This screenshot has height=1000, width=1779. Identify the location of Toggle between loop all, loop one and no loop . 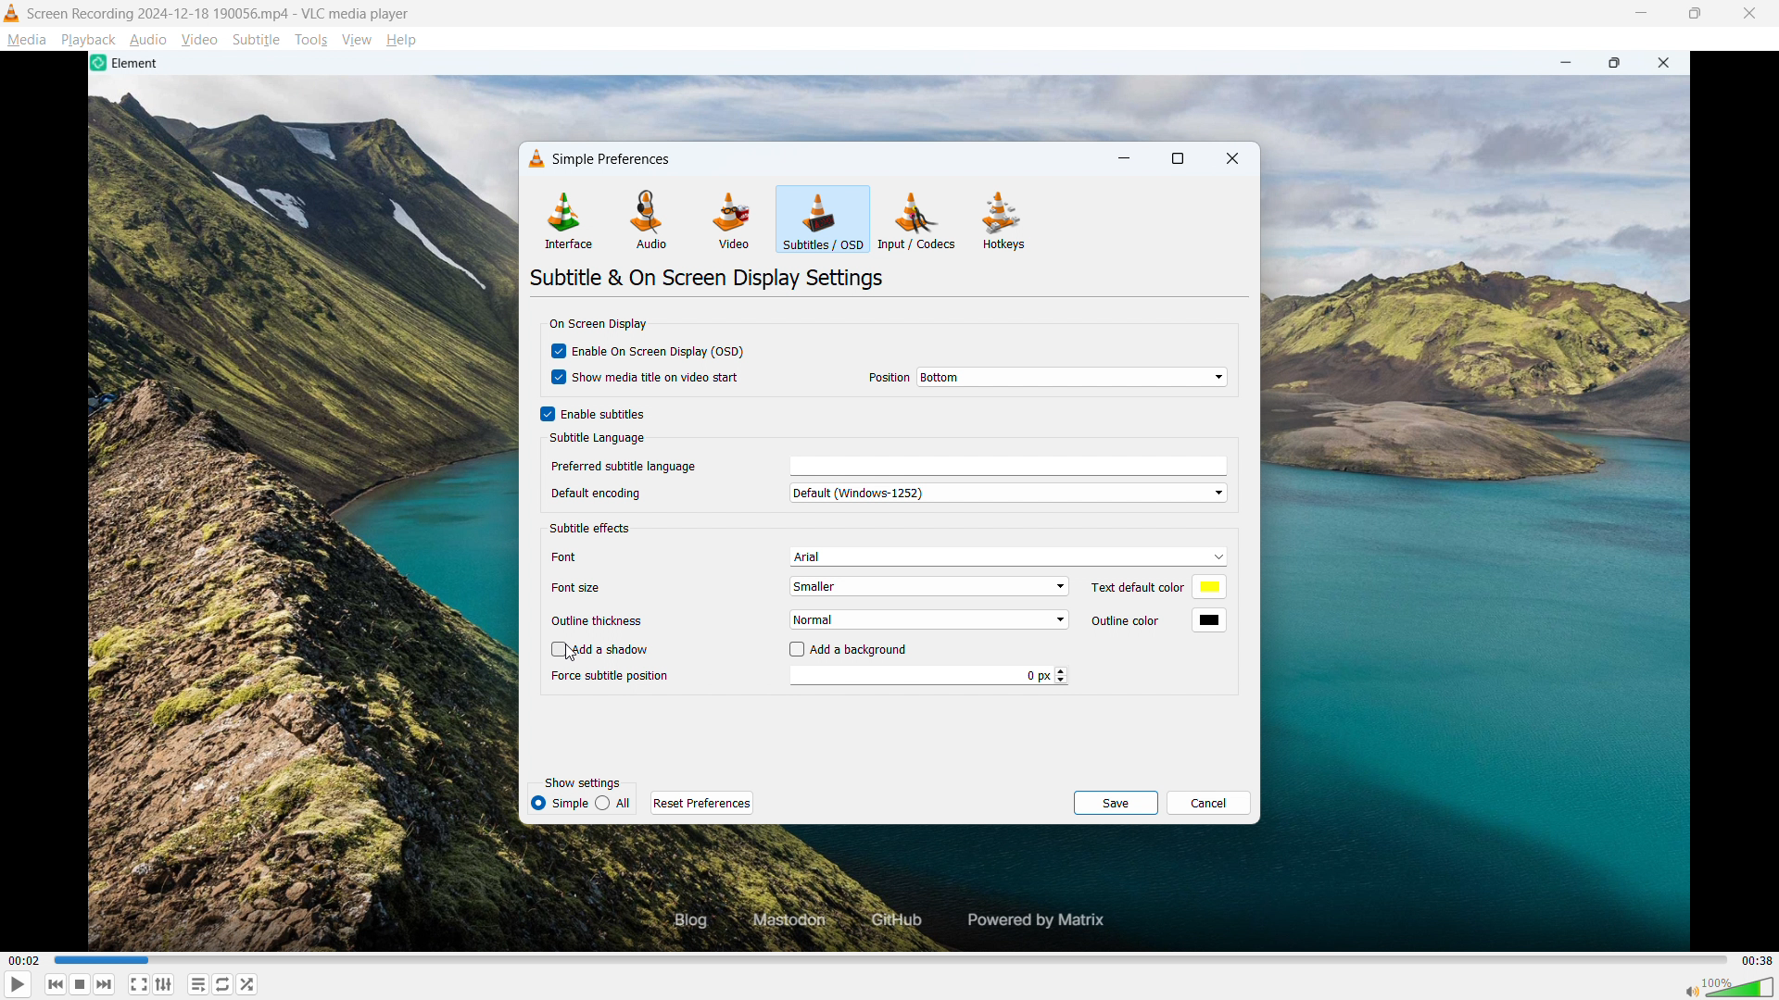
(224, 984).